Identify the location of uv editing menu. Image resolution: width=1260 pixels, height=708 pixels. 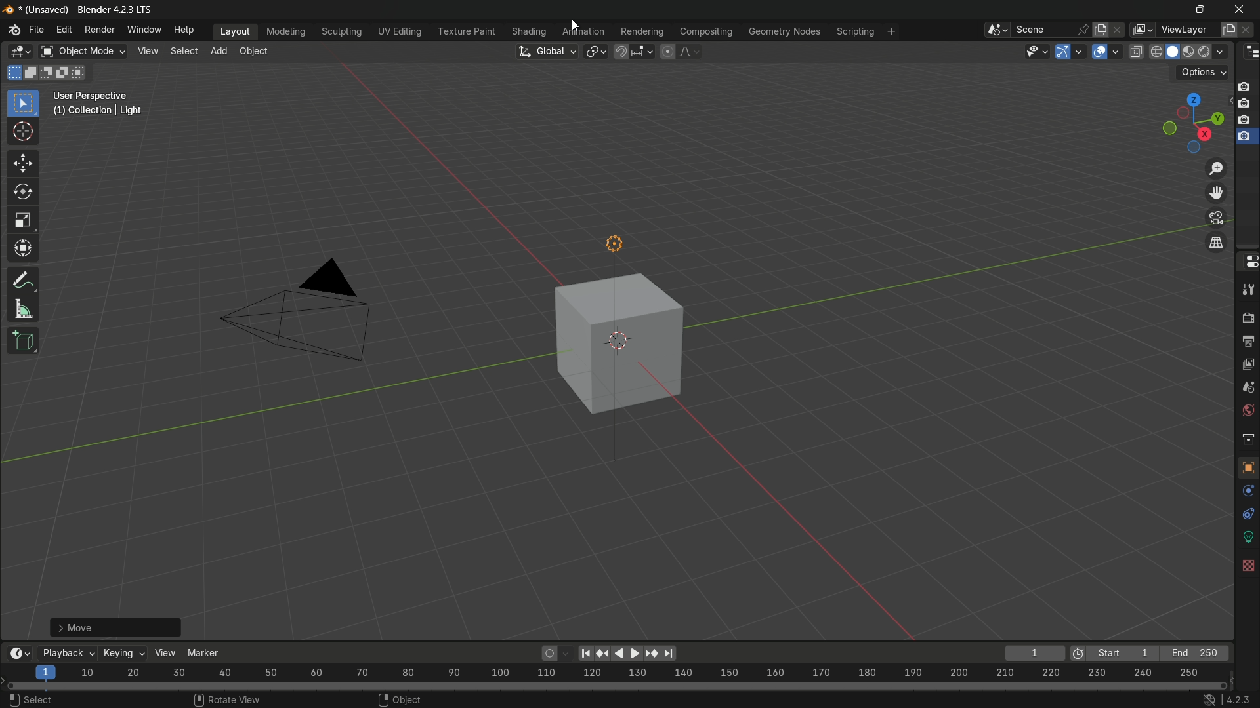
(401, 32).